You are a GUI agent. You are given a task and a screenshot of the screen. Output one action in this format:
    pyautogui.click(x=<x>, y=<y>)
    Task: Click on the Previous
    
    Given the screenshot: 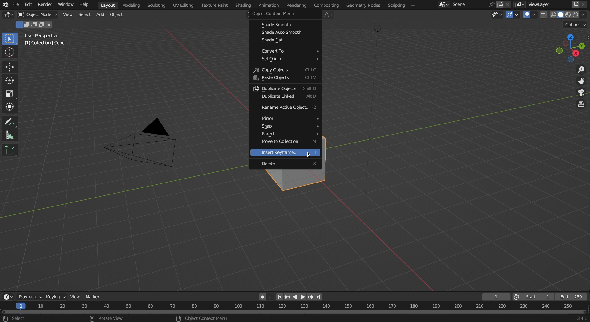 What is the action you would take?
    pyautogui.click(x=287, y=297)
    